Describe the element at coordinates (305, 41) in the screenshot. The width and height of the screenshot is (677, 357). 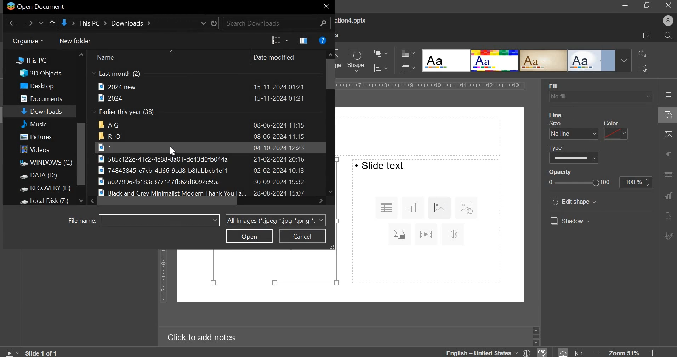
I see `show the preview pane` at that location.